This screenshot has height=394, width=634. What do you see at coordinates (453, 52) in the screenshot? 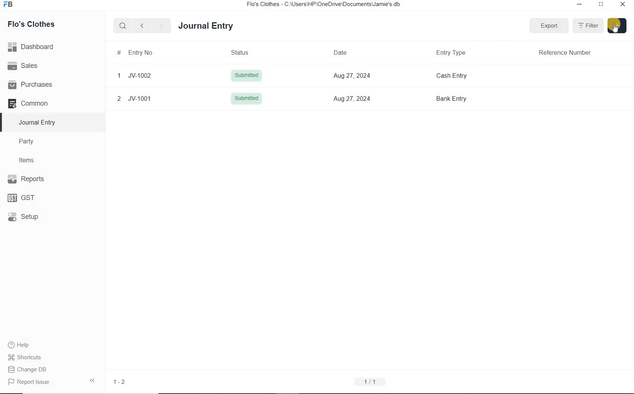
I see `Entry Type` at bounding box center [453, 52].